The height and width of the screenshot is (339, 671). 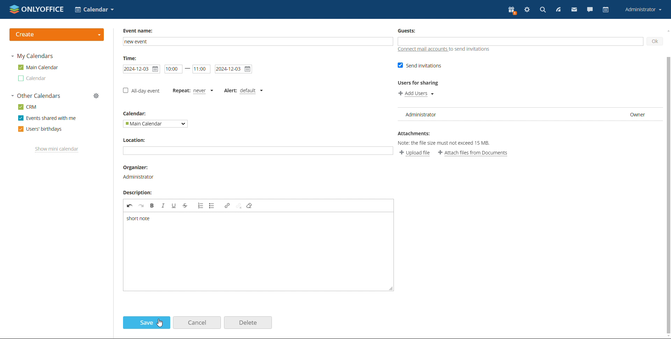 What do you see at coordinates (162, 205) in the screenshot?
I see `italic` at bounding box center [162, 205].